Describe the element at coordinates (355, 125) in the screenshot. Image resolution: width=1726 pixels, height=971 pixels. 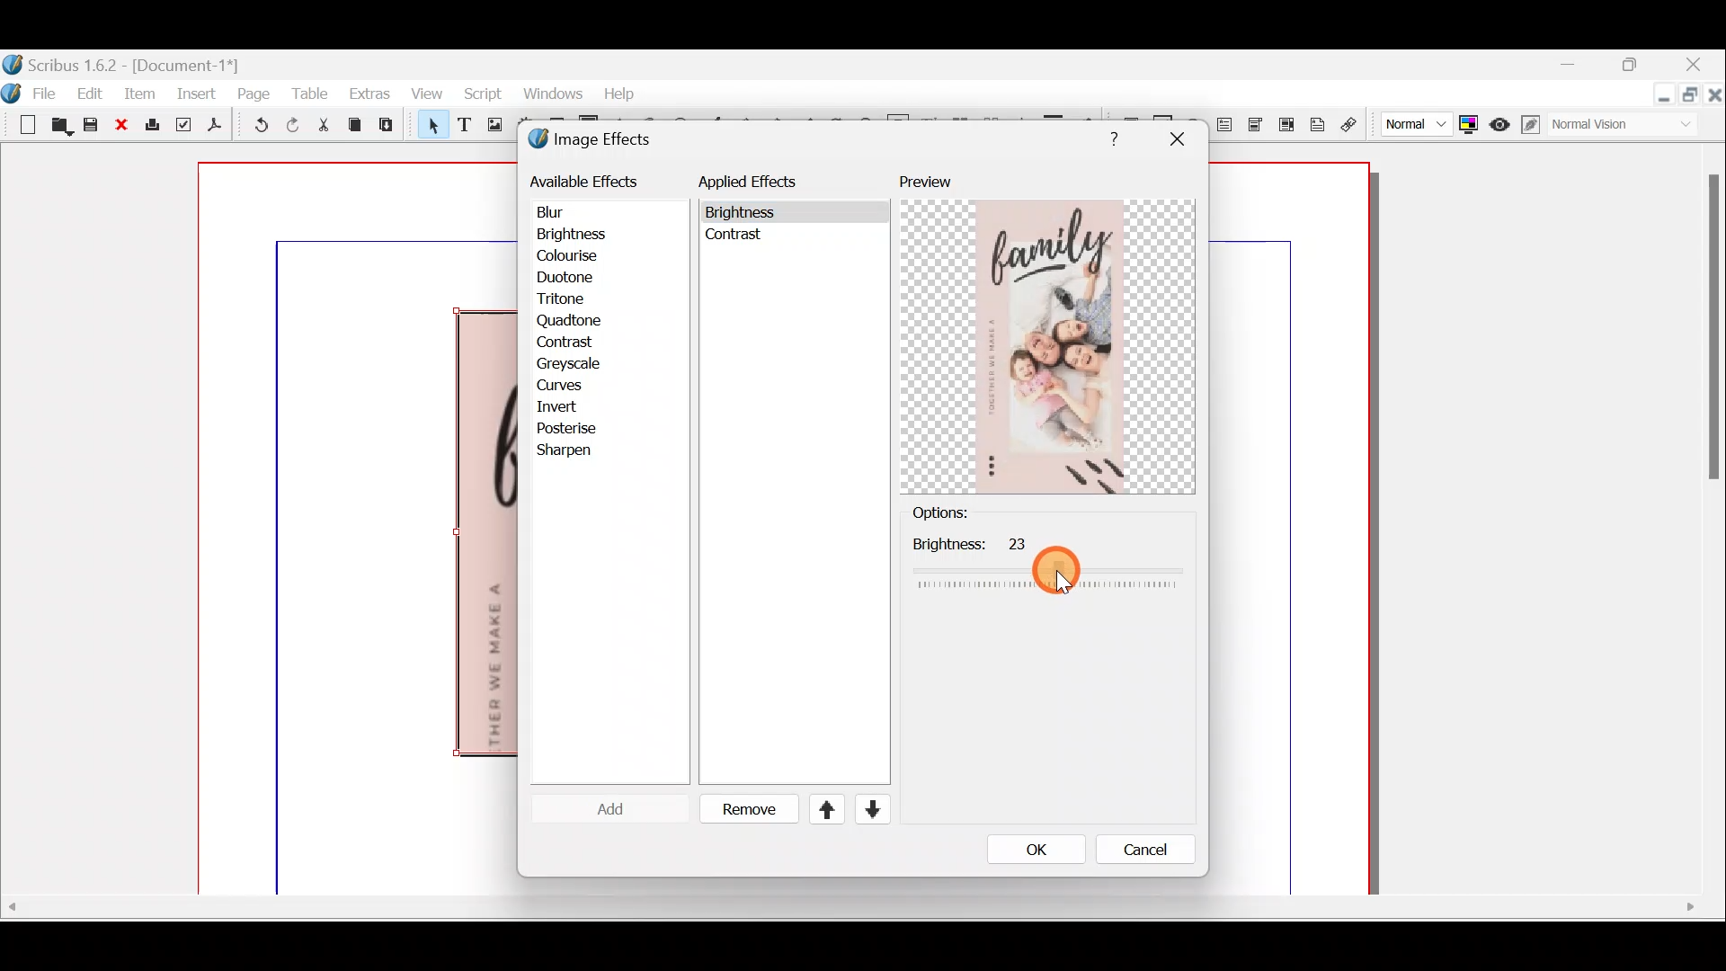
I see `Copy` at that location.